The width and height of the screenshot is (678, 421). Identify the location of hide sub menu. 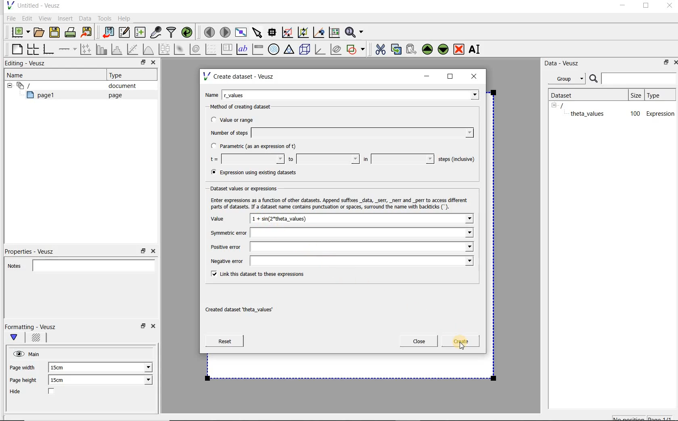
(554, 105).